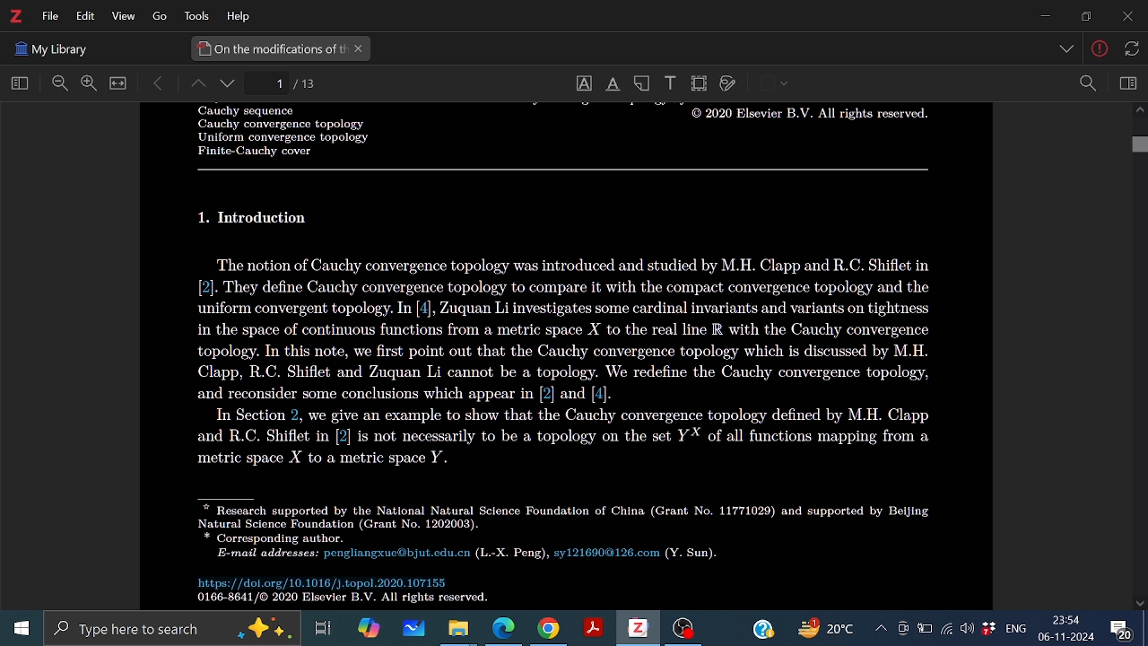 Image resolution: width=1148 pixels, height=646 pixels. What do you see at coordinates (669, 82) in the screenshot?
I see `Add text` at bounding box center [669, 82].